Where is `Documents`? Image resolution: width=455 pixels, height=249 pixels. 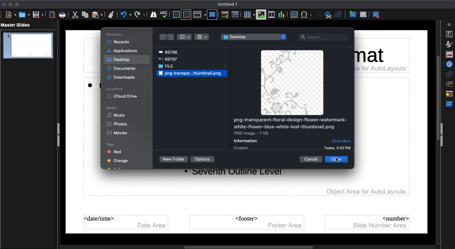
Documents is located at coordinates (122, 69).